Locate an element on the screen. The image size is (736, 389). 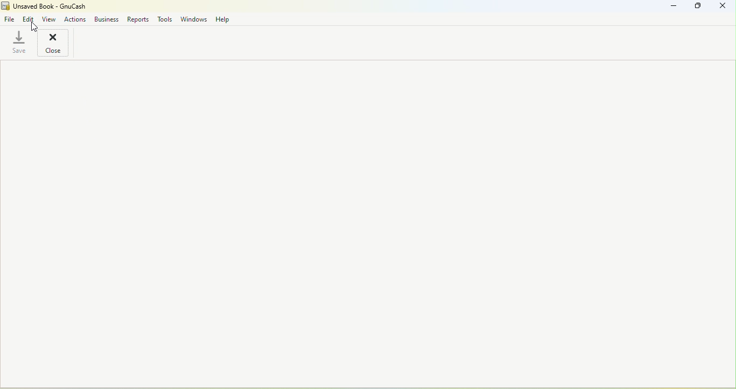
Cursor is located at coordinates (34, 28).